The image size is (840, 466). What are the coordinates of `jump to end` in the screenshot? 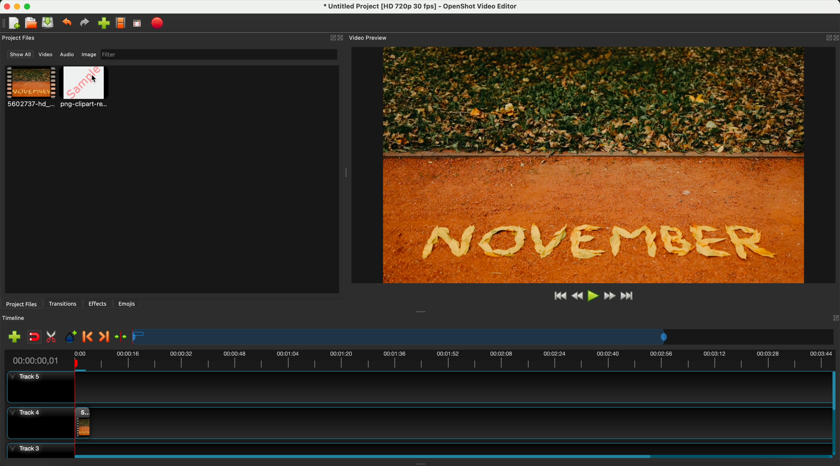 It's located at (628, 297).